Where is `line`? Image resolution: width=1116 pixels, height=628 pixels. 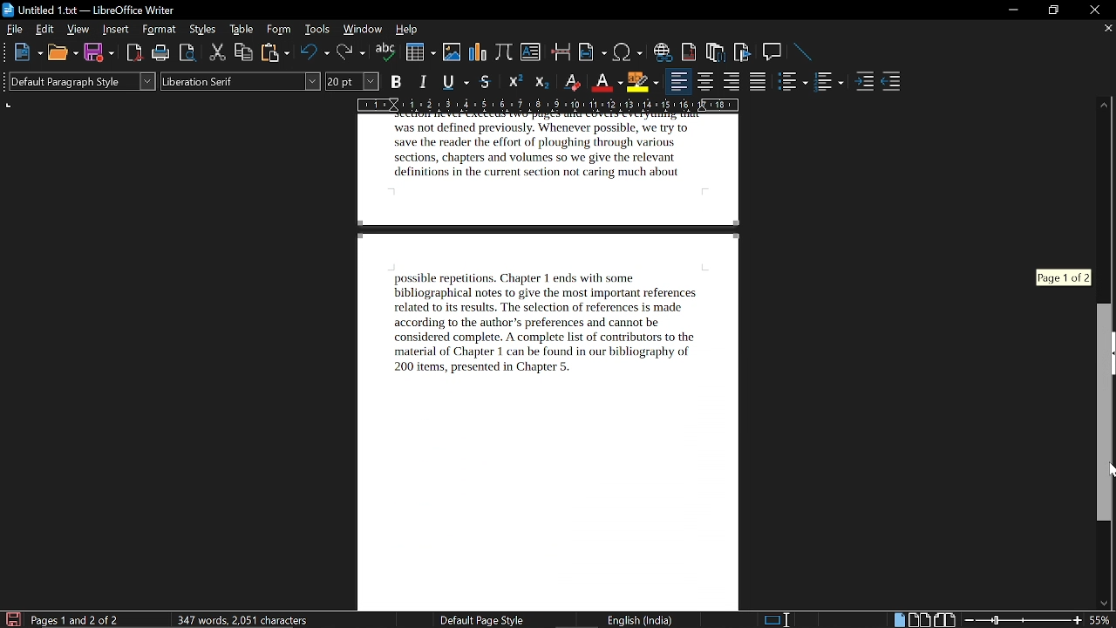 line is located at coordinates (804, 52).